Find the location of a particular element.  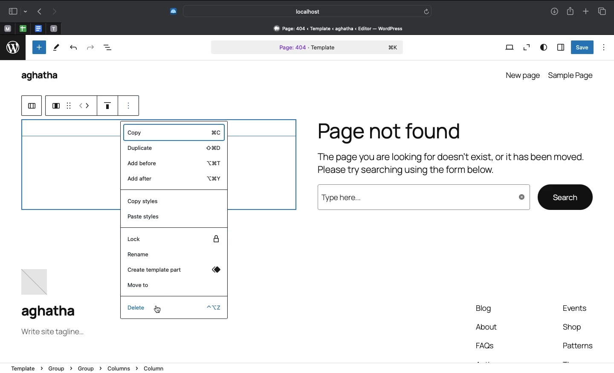

Redo is located at coordinates (53, 12).